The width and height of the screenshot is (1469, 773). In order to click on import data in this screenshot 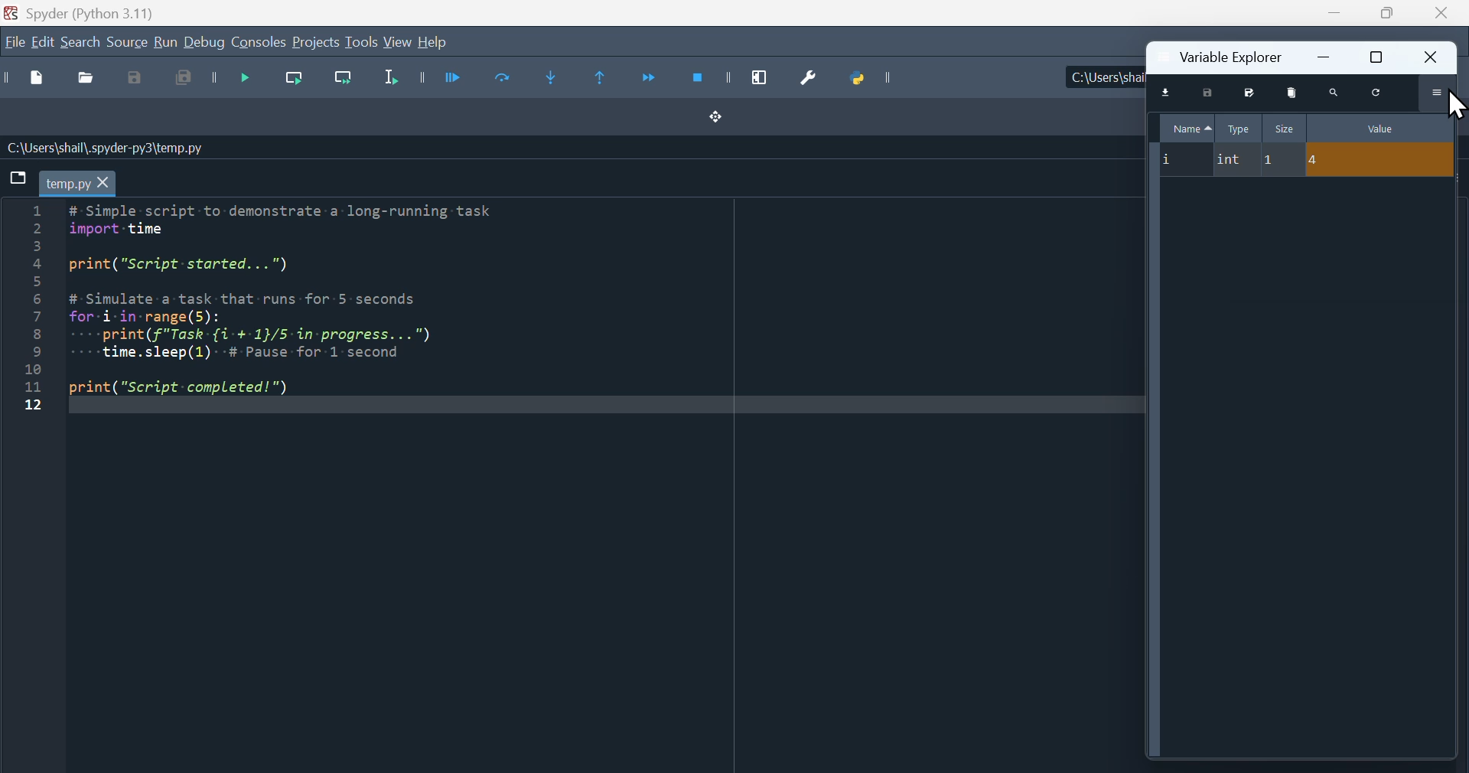, I will do `click(1169, 93)`.